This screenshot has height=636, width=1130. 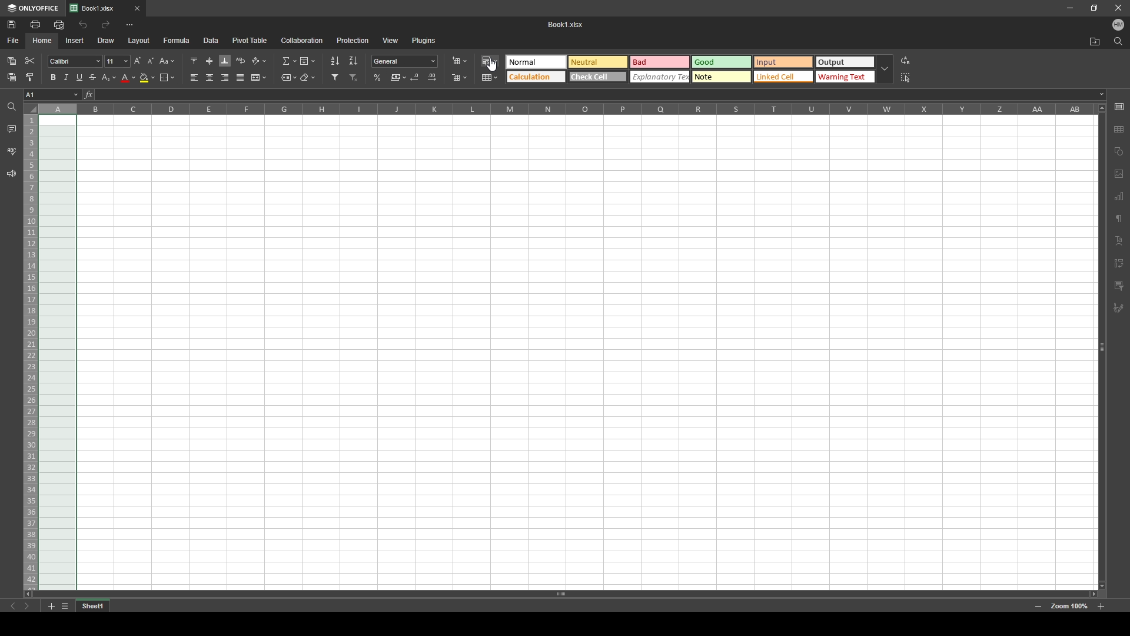 What do you see at coordinates (168, 61) in the screenshot?
I see `change case` at bounding box center [168, 61].